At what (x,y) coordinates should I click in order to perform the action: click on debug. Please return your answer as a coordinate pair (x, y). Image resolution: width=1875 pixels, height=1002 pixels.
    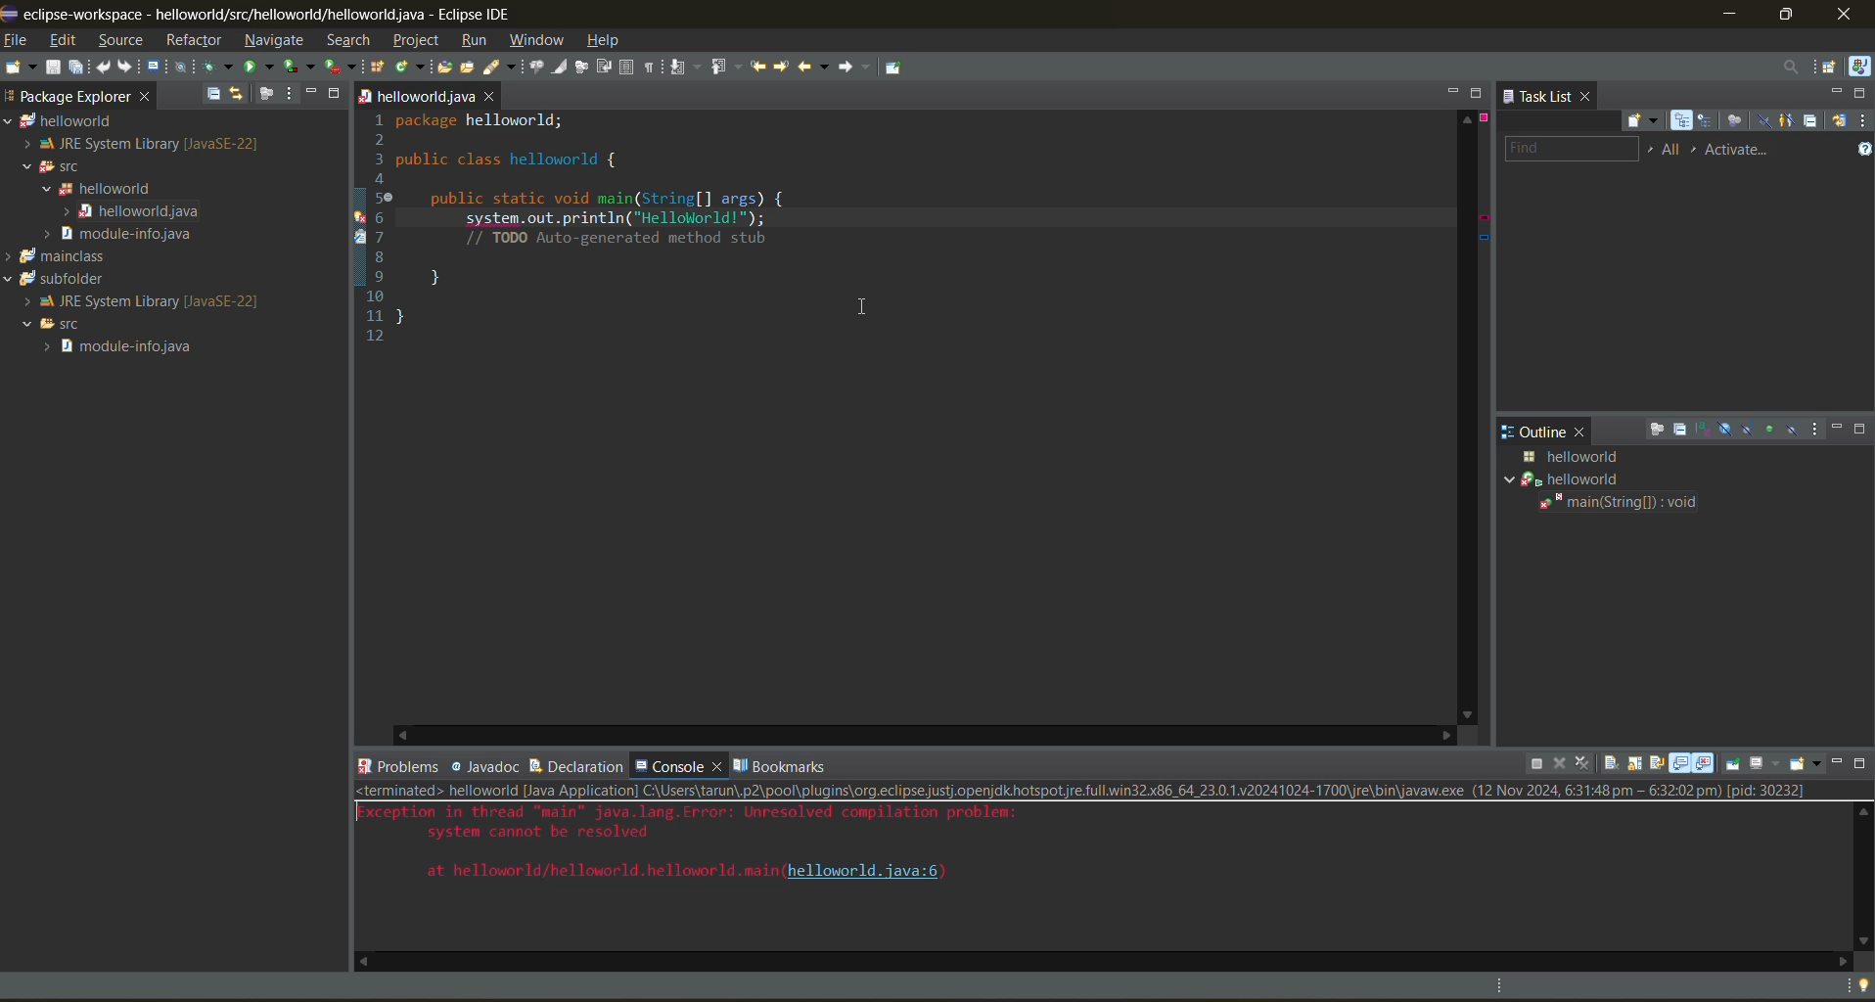
    Looking at the image, I should click on (217, 67).